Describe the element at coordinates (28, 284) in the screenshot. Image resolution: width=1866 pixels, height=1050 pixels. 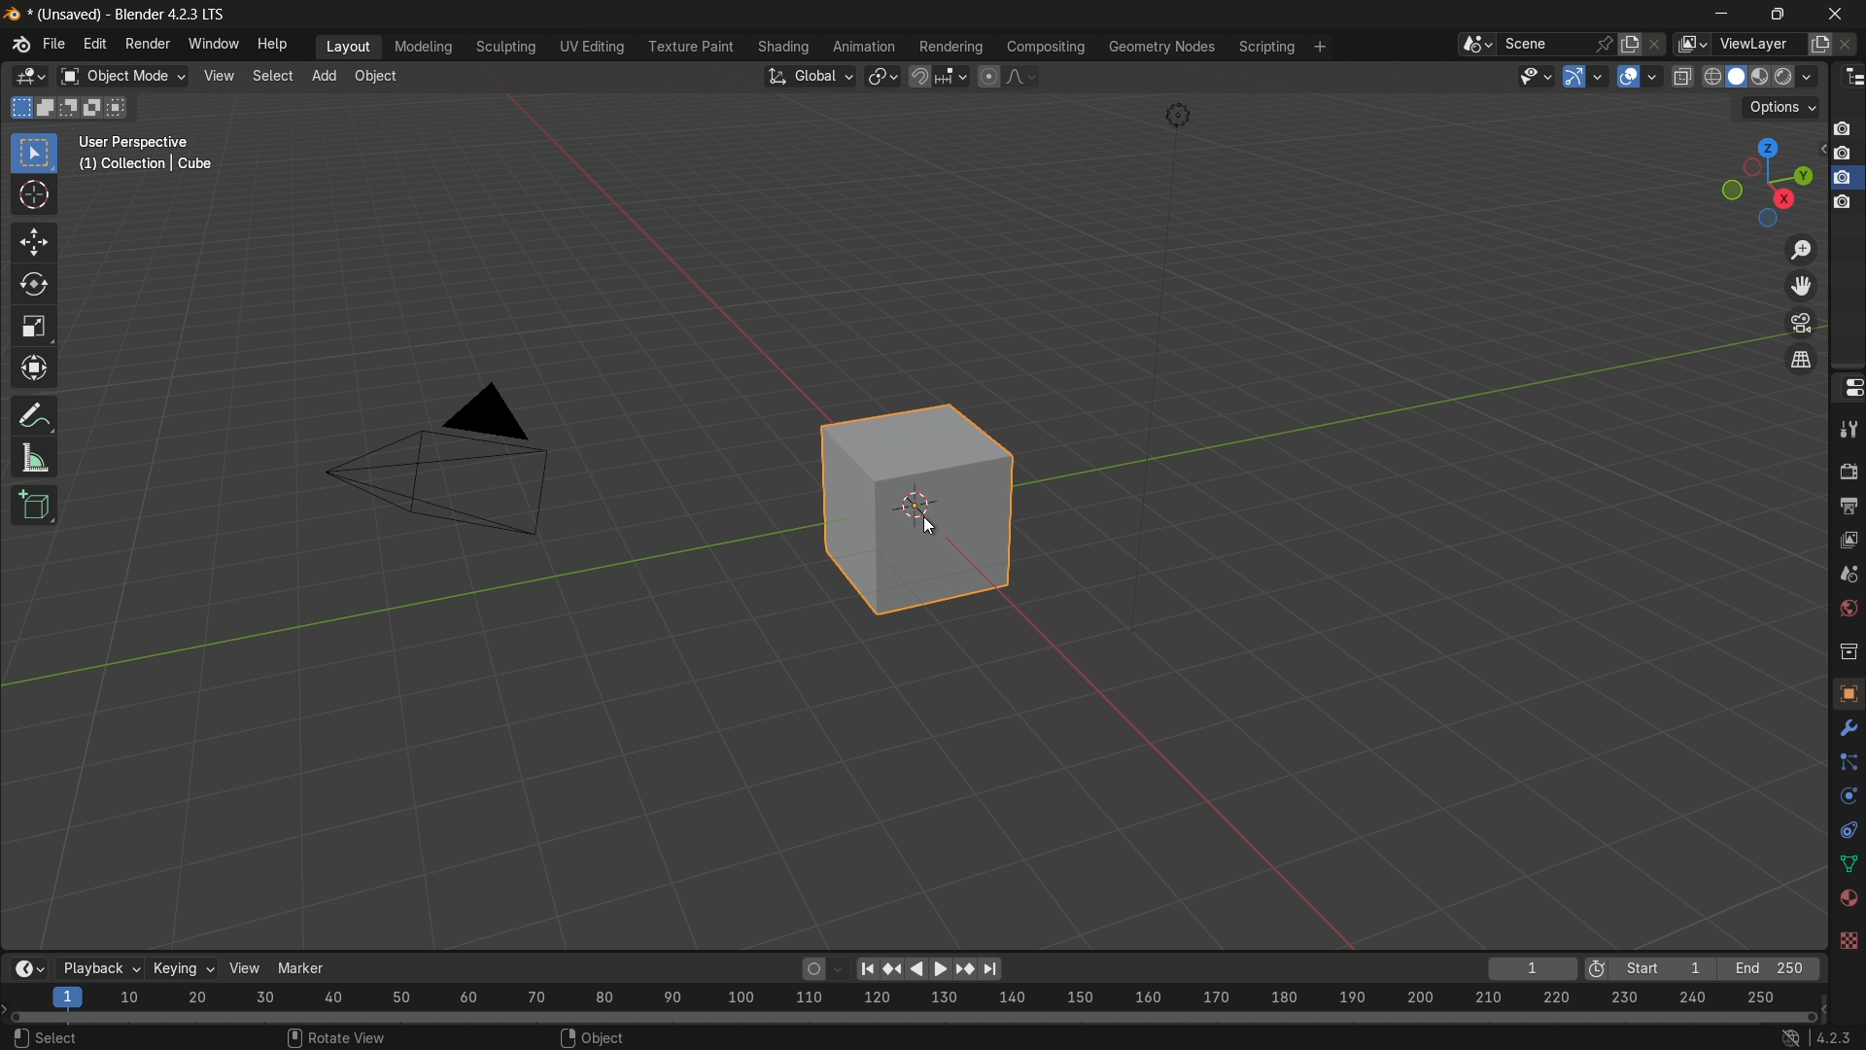
I see `rotate` at that location.